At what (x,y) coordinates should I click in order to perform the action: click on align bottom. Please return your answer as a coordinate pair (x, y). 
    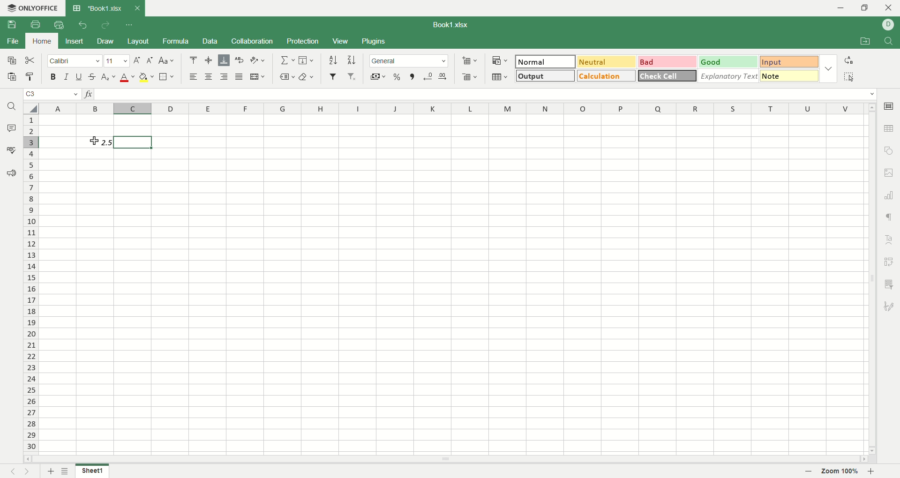
    Looking at the image, I should click on (223, 60).